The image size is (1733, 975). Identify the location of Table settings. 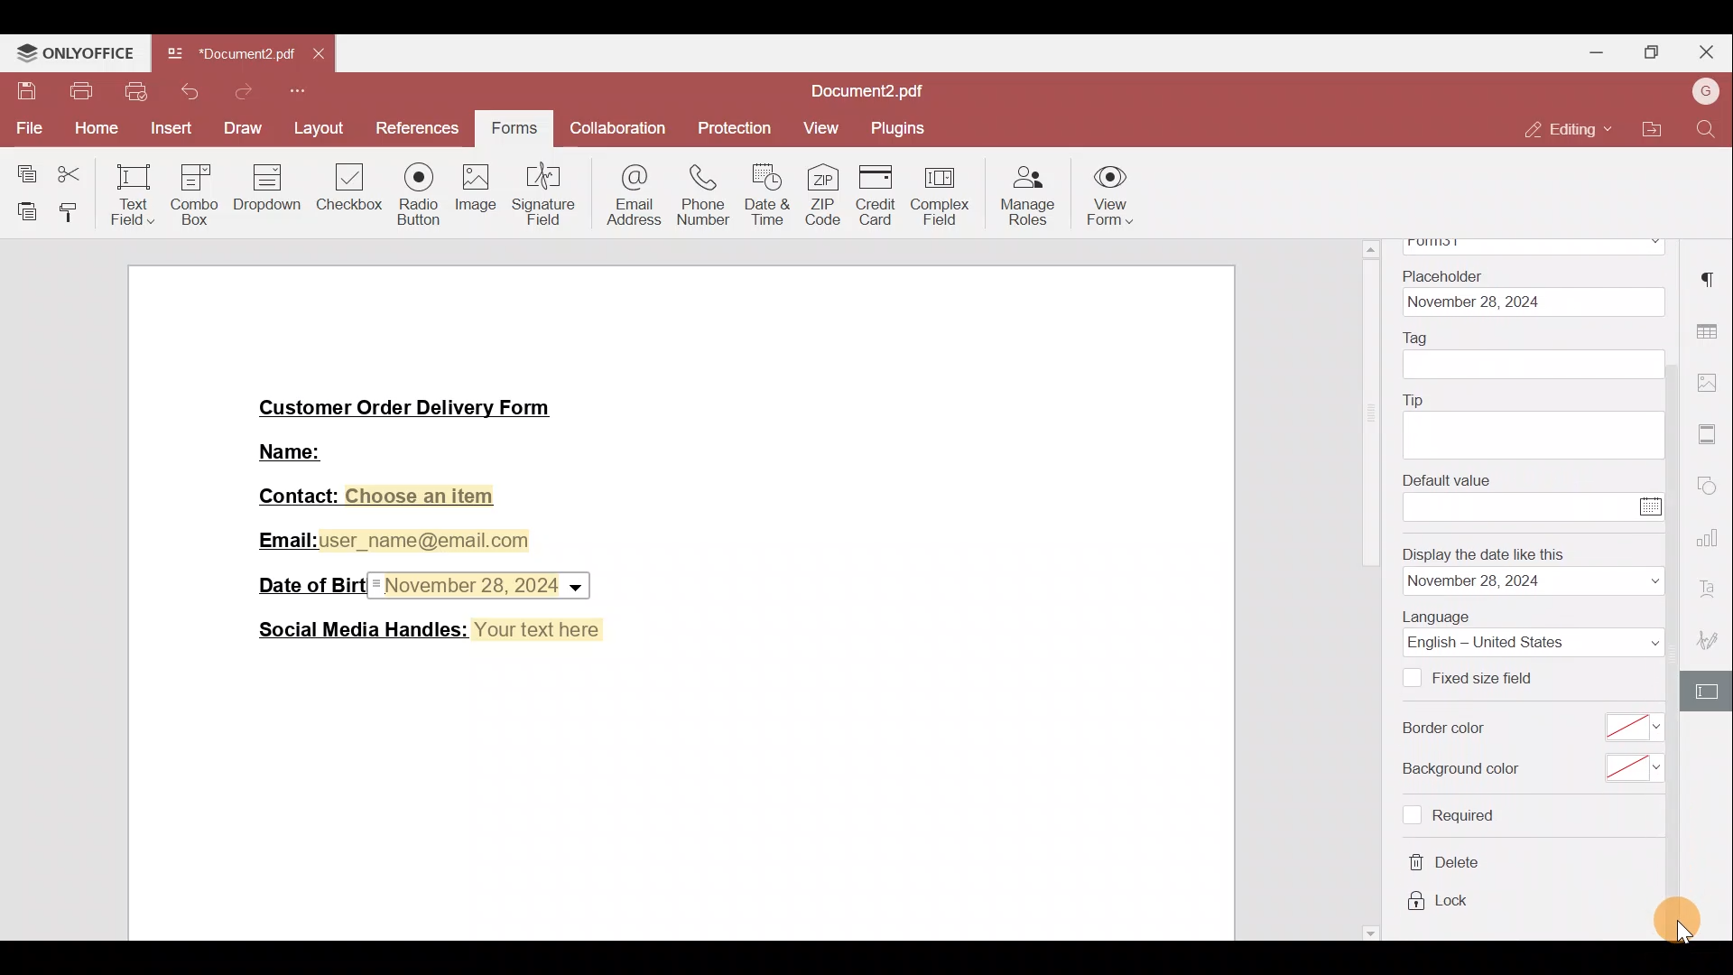
(1711, 332).